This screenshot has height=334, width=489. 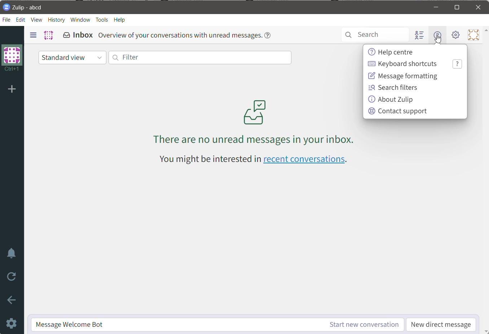 I want to click on Application Logo And Name - Organization Name, so click(x=25, y=8).